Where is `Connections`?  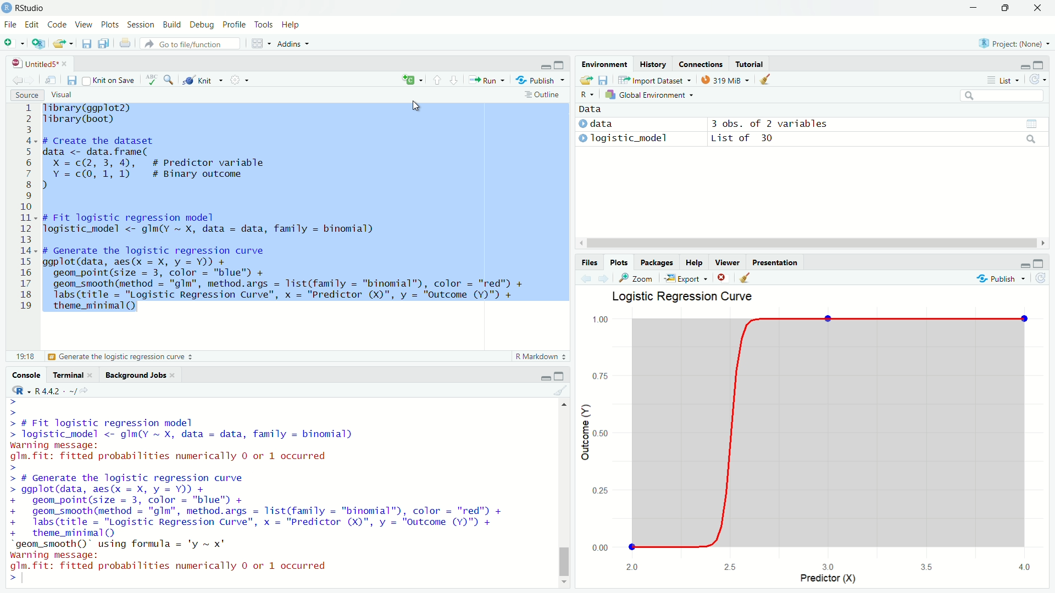 Connections is located at coordinates (701, 64).